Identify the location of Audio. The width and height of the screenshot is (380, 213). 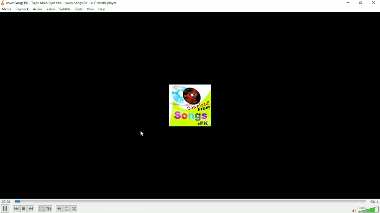
(37, 9).